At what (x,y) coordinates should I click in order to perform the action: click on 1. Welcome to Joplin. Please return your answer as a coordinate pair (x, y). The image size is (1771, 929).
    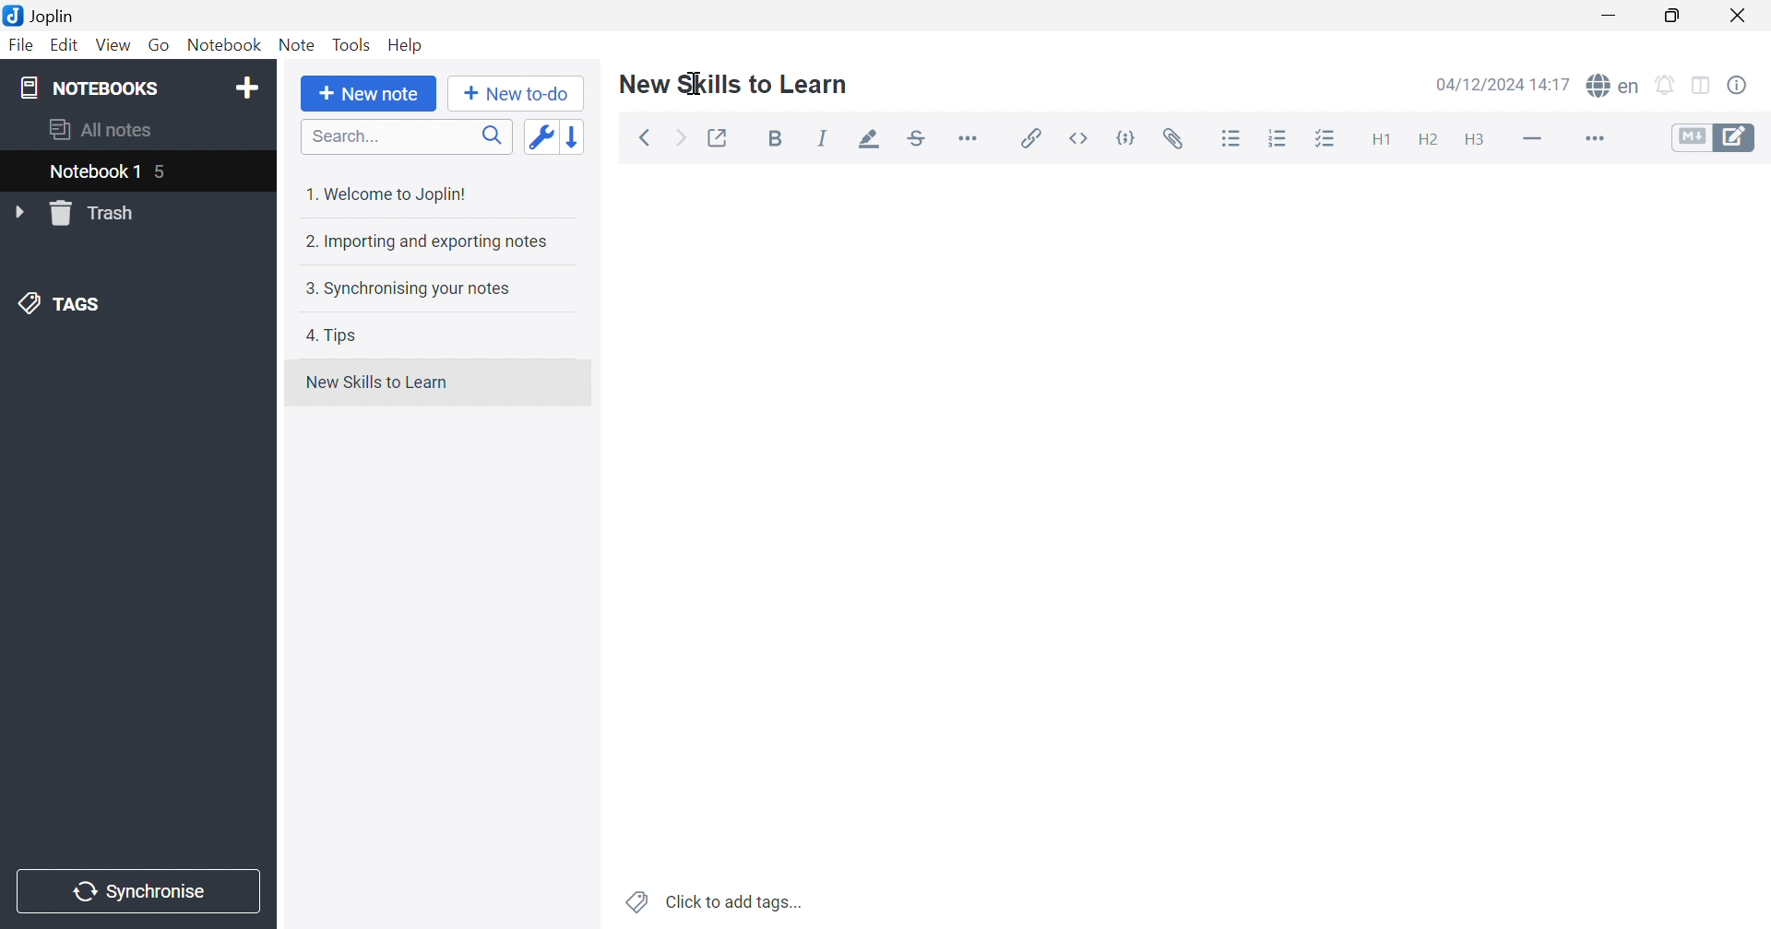
    Looking at the image, I should click on (385, 194).